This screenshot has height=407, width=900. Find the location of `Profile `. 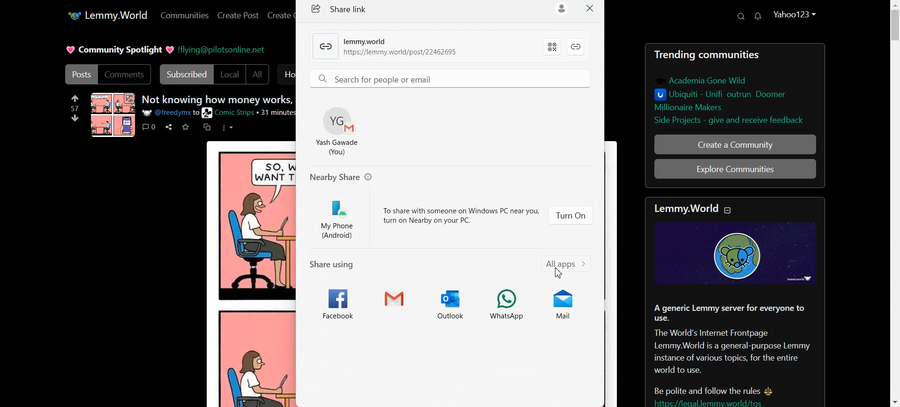

Profile  is located at coordinates (339, 130).